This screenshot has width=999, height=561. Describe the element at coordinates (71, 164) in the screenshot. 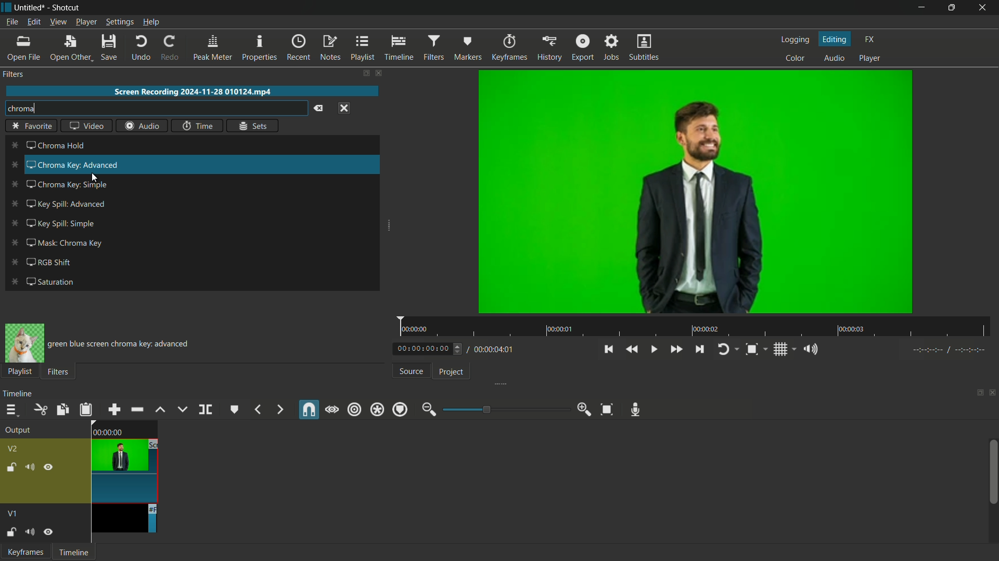

I see `chroma key advanced` at that location.